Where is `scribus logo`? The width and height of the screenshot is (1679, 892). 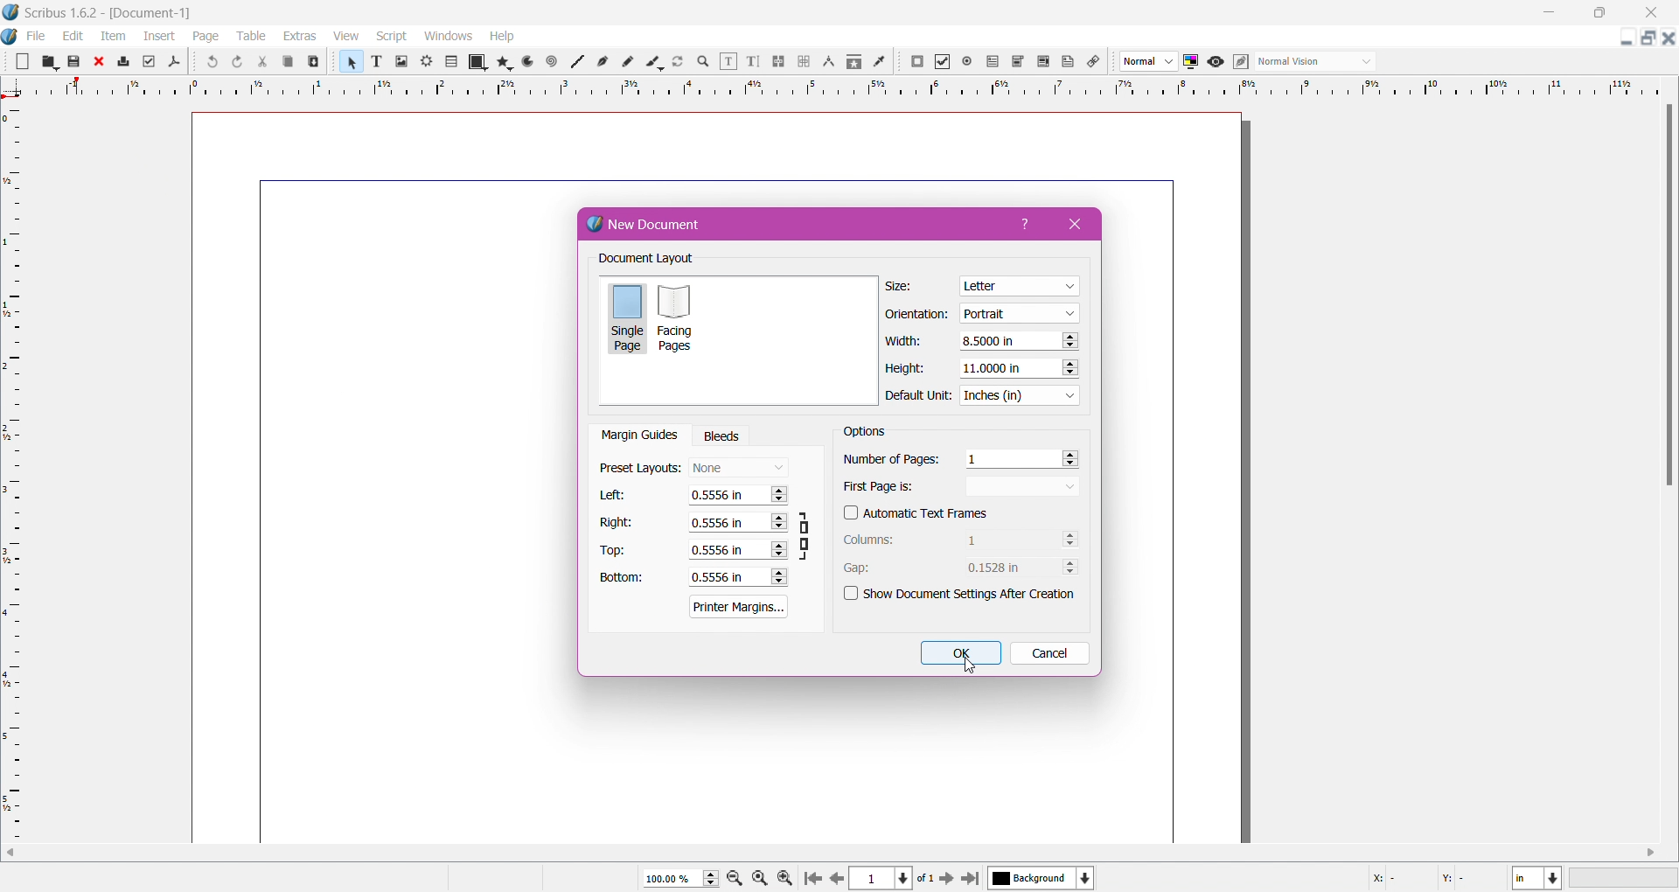 scribus logo is located at coordinates (10, 38).